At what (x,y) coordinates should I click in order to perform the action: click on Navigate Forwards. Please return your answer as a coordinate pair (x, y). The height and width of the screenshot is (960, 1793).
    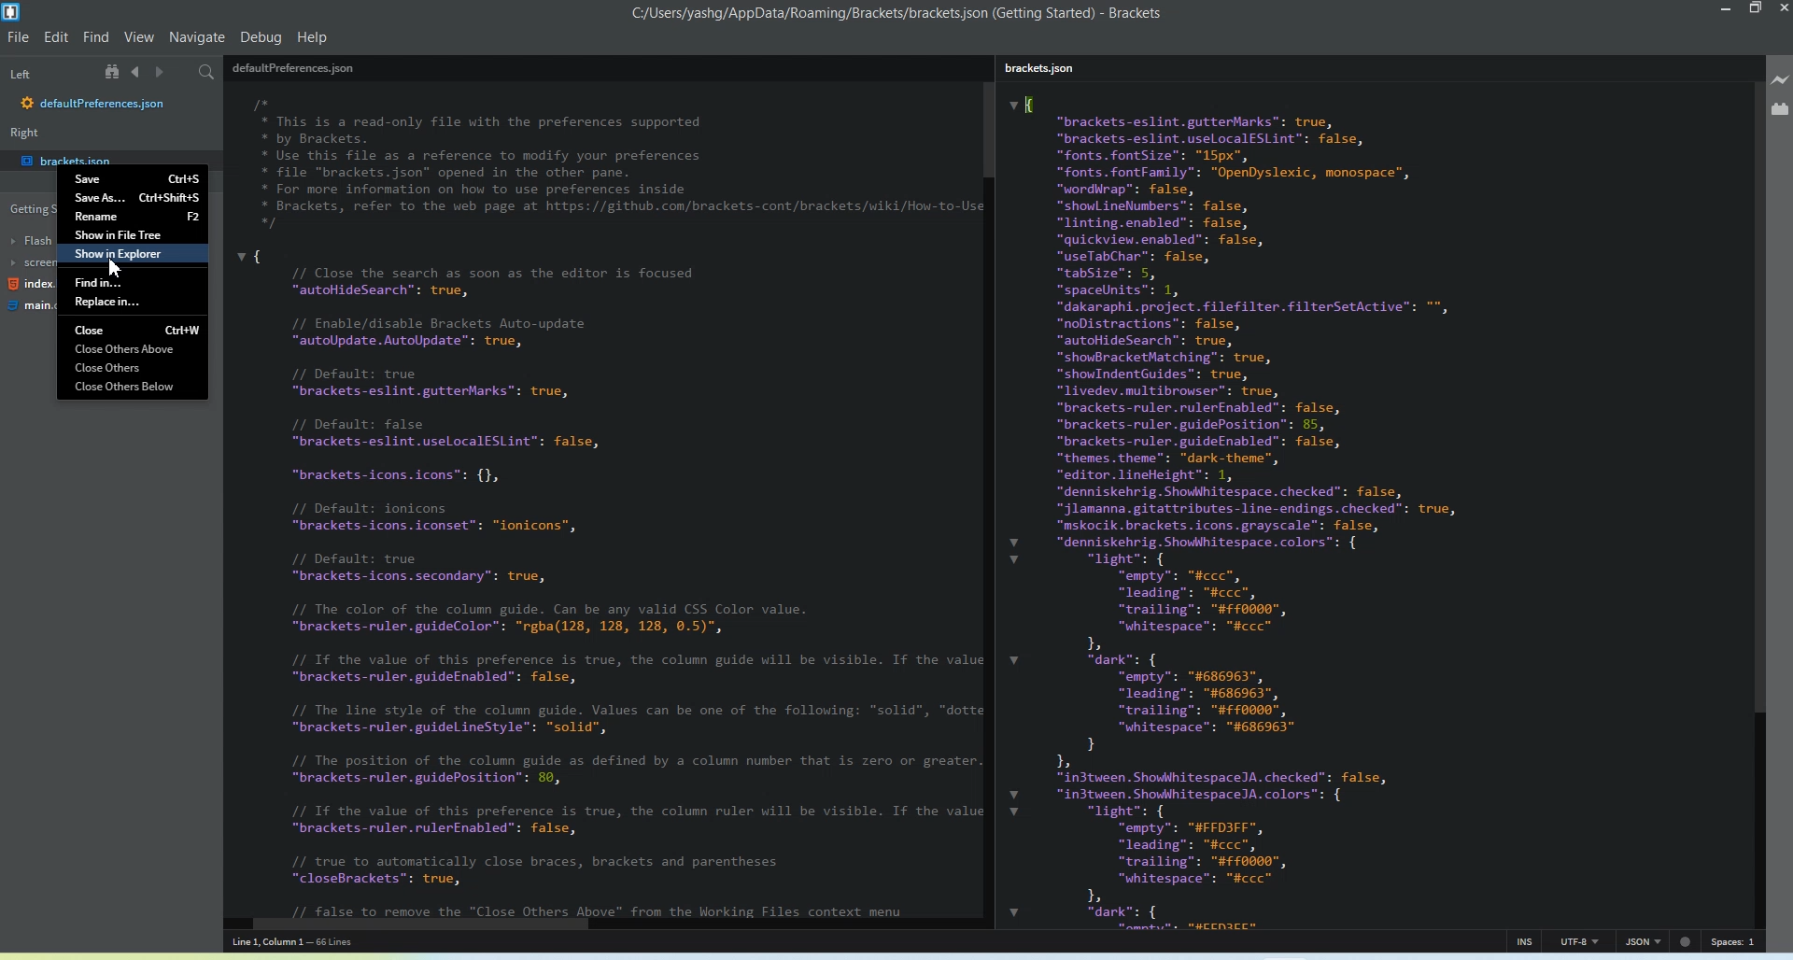
    Looking at the image, I should click on (164, 73).